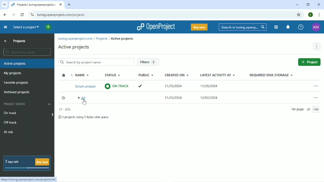  Describe the element at coordinates (26, 164) in the screenshot. I see `7 days left` at that location.